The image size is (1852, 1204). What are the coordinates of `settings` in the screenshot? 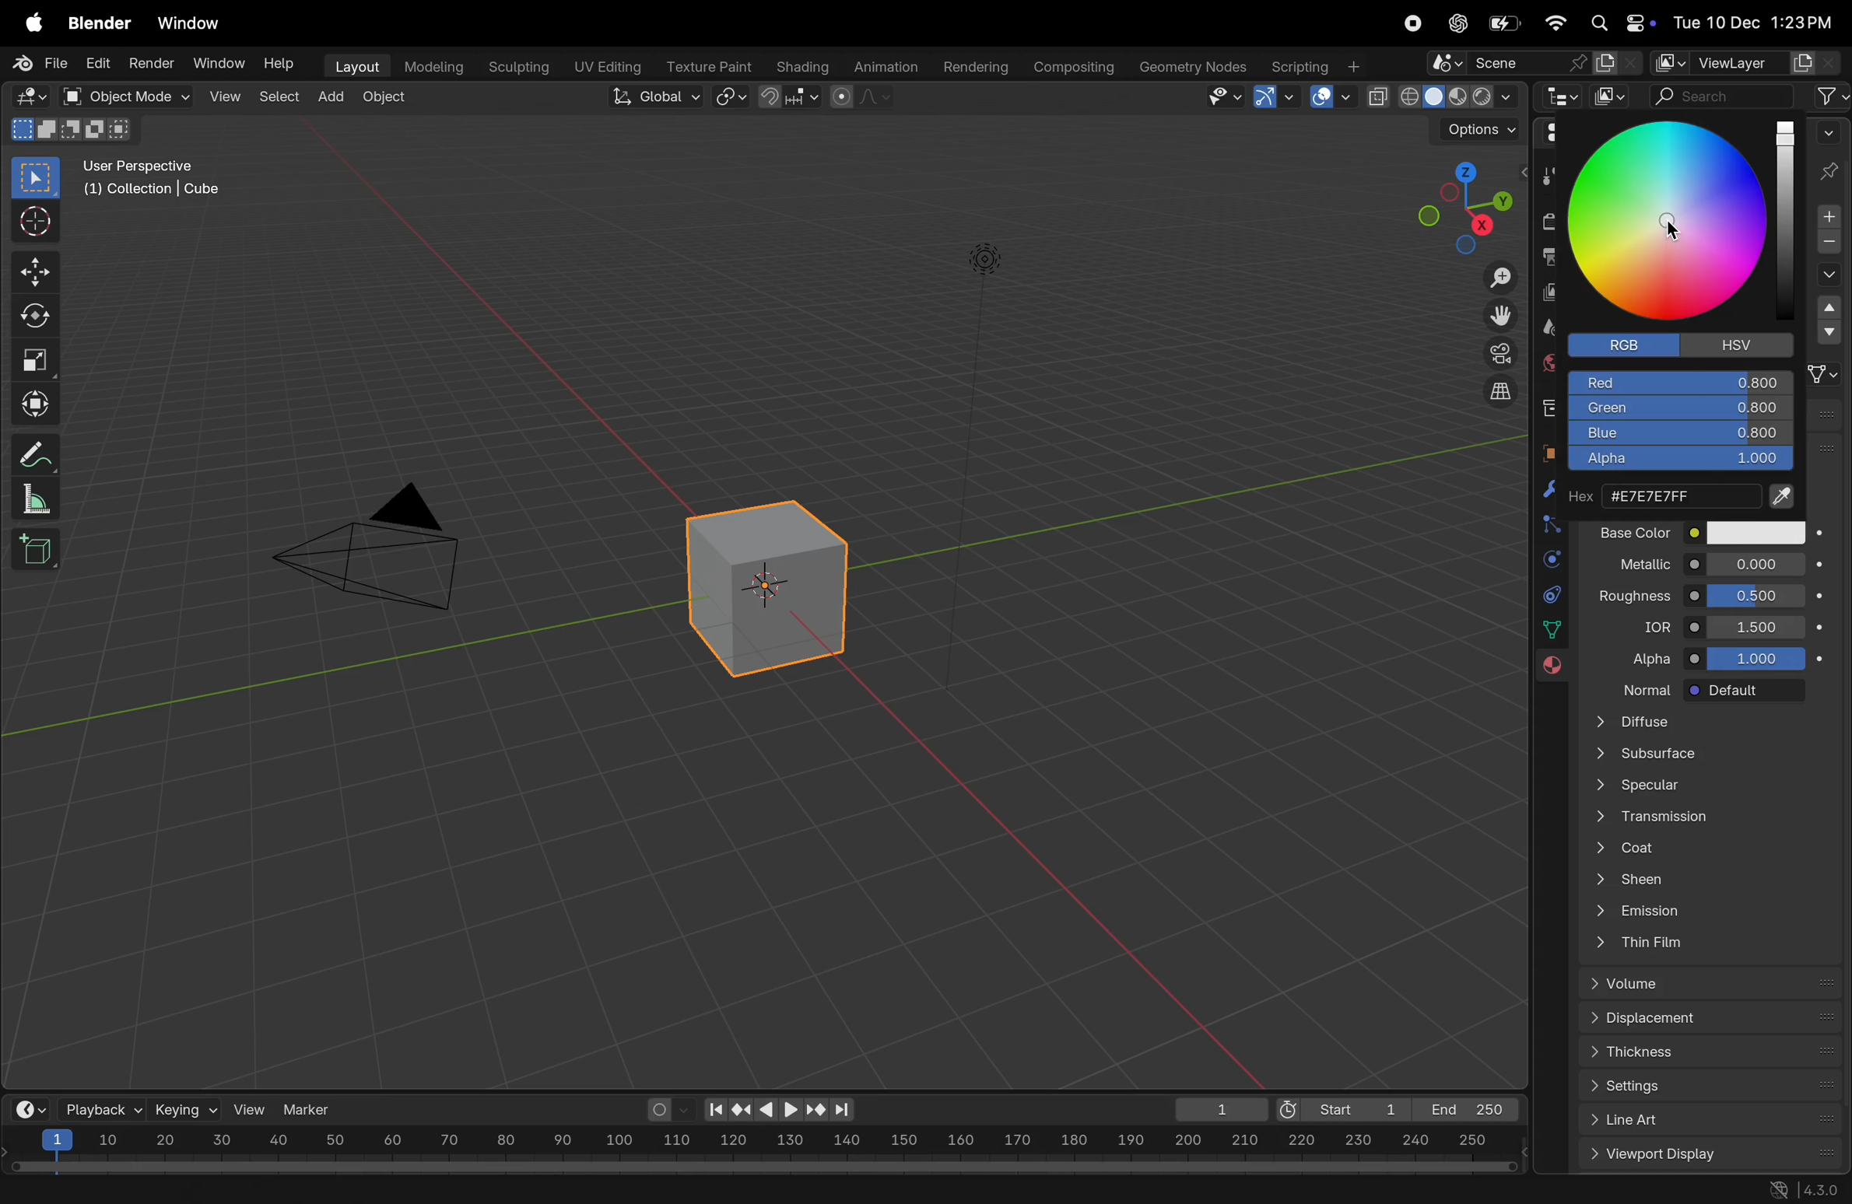 It's located at (1717, 1087).